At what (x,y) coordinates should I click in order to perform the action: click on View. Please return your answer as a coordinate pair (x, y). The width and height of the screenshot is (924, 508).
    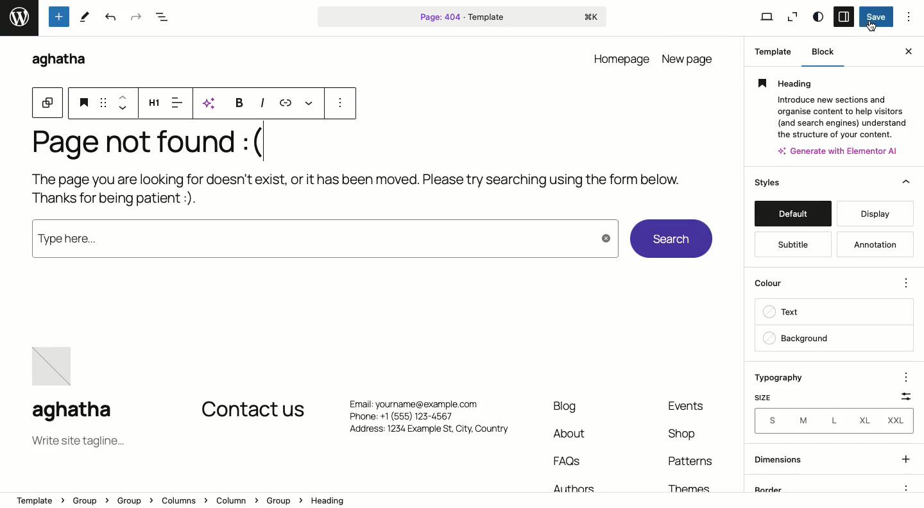
    Looking at the image, I should click on (760, 16).